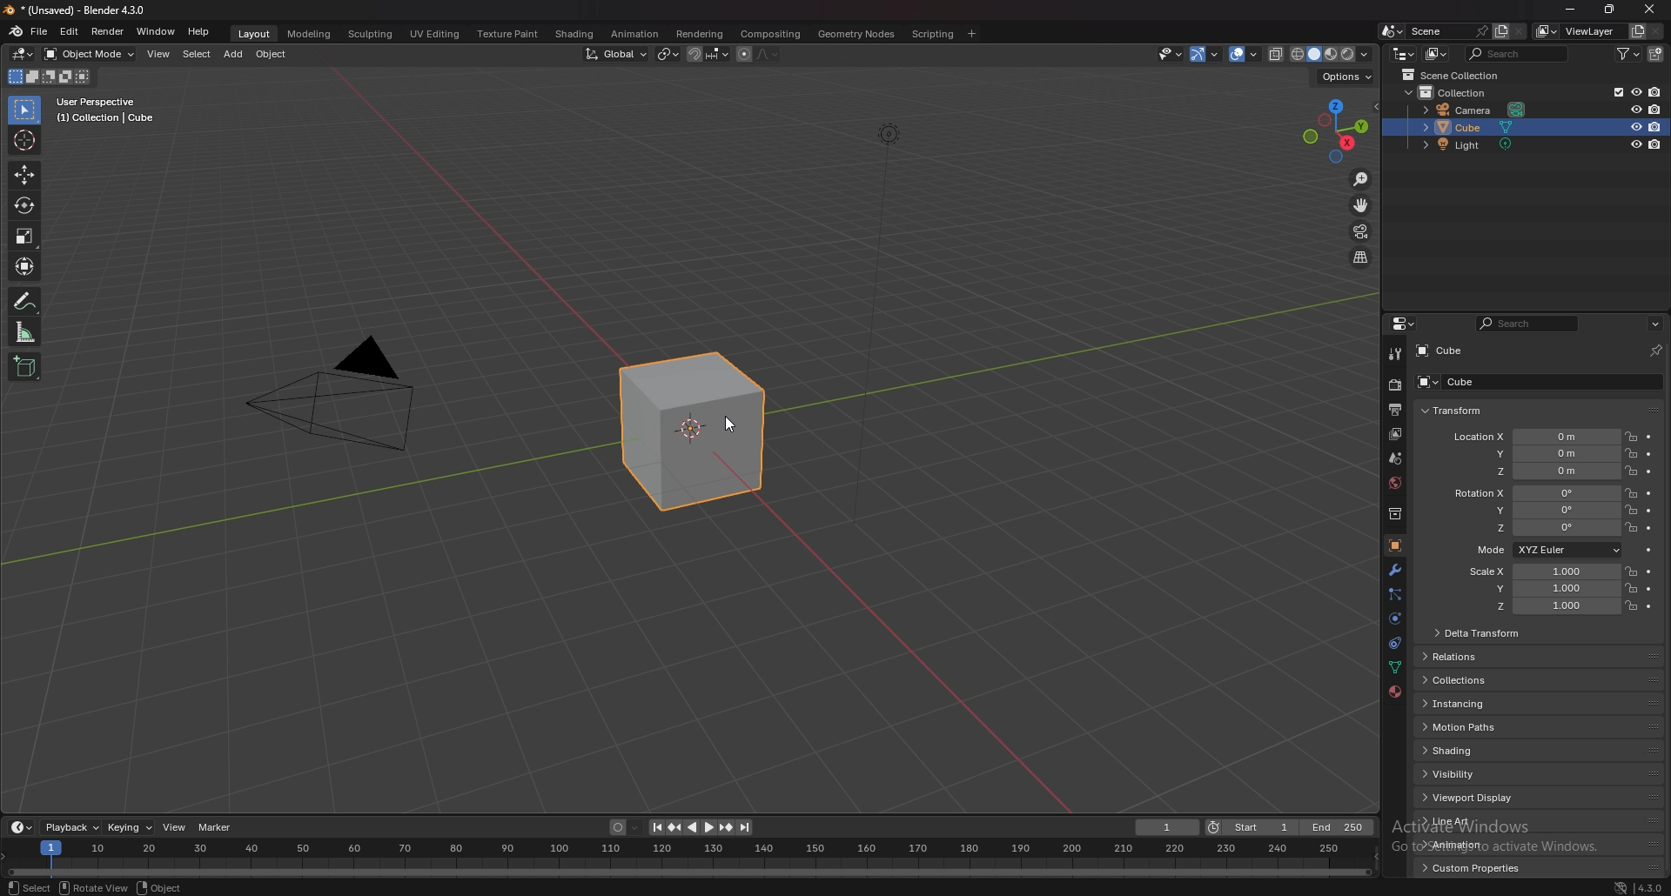 The height and width of the screenshot is (896, 1671). I want to click on render, so click(1394, 384).